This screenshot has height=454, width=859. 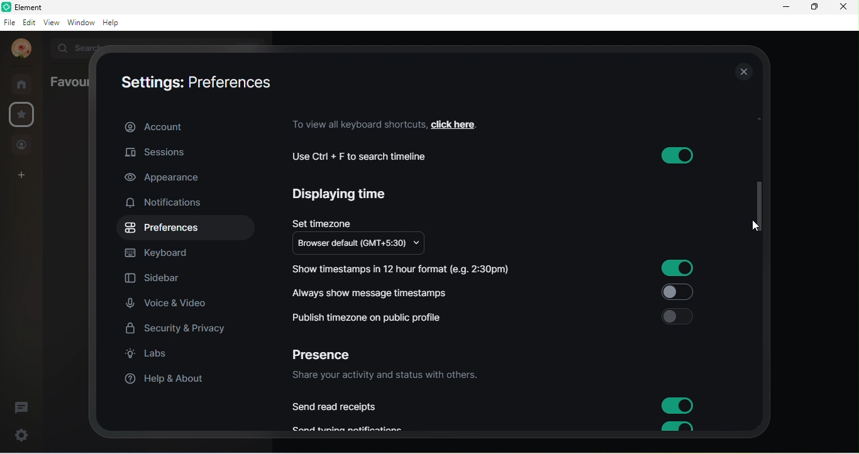 What do you see at coordinates (677, 292) in the screenshot?
I see `button` at bounding box center [677, 292].